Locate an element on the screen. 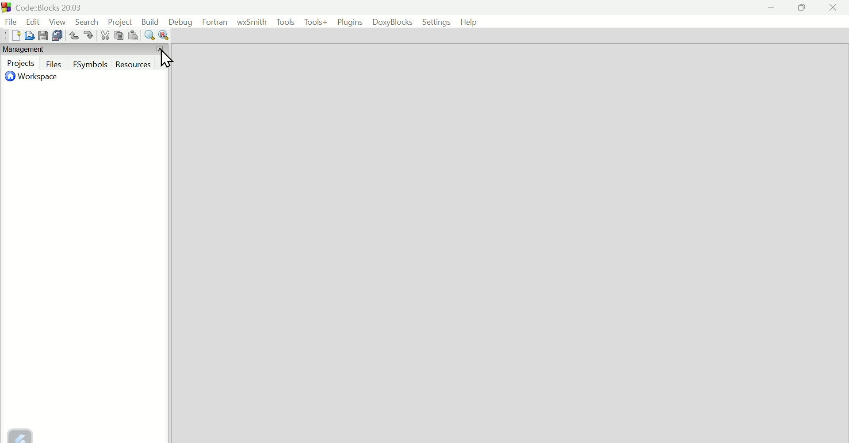 This screenshot has width=849, height=443. Debug is located at coordinates (180, 23).